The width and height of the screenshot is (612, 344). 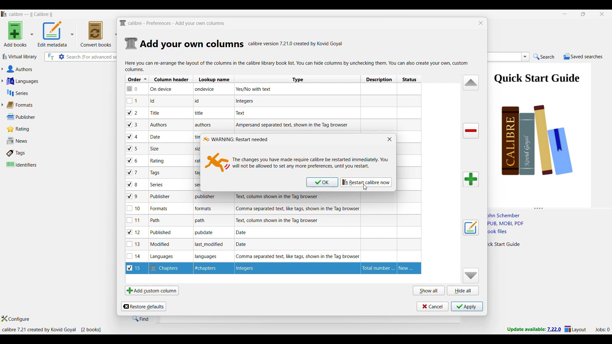 What do you see at coordinates (211, 245) in the screenshot?
I see `note` at bounding box center [211, 245].